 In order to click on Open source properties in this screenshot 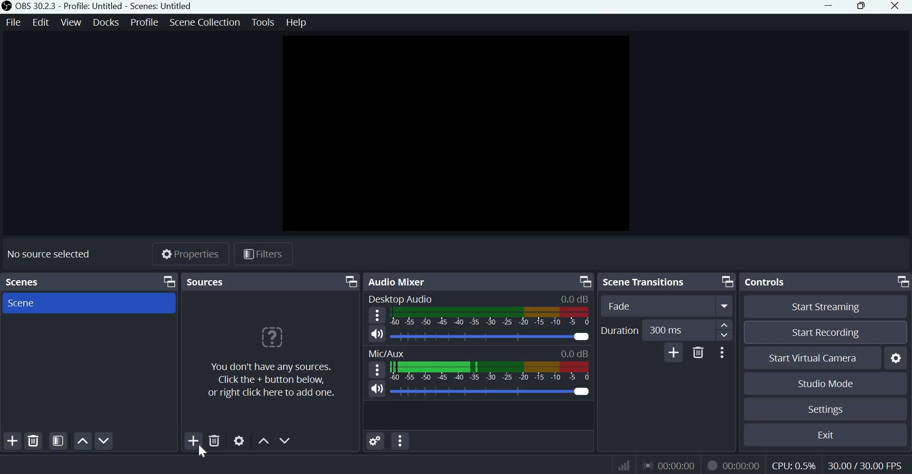, I will do `click(239, 440)`.